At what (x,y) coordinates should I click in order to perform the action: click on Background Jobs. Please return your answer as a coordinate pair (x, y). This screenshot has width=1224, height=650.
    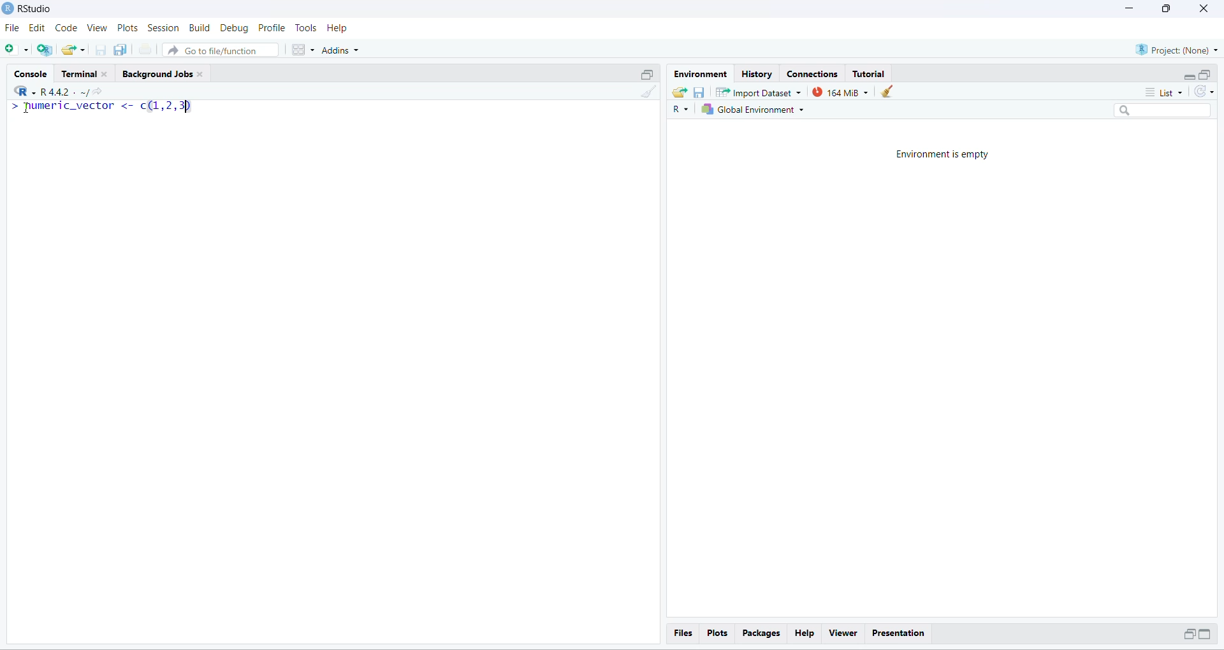
    Looking at the image, I should click on (166, 73).